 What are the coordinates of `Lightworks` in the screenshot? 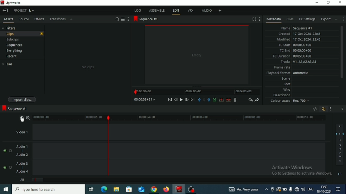 It's located at (13, 3).